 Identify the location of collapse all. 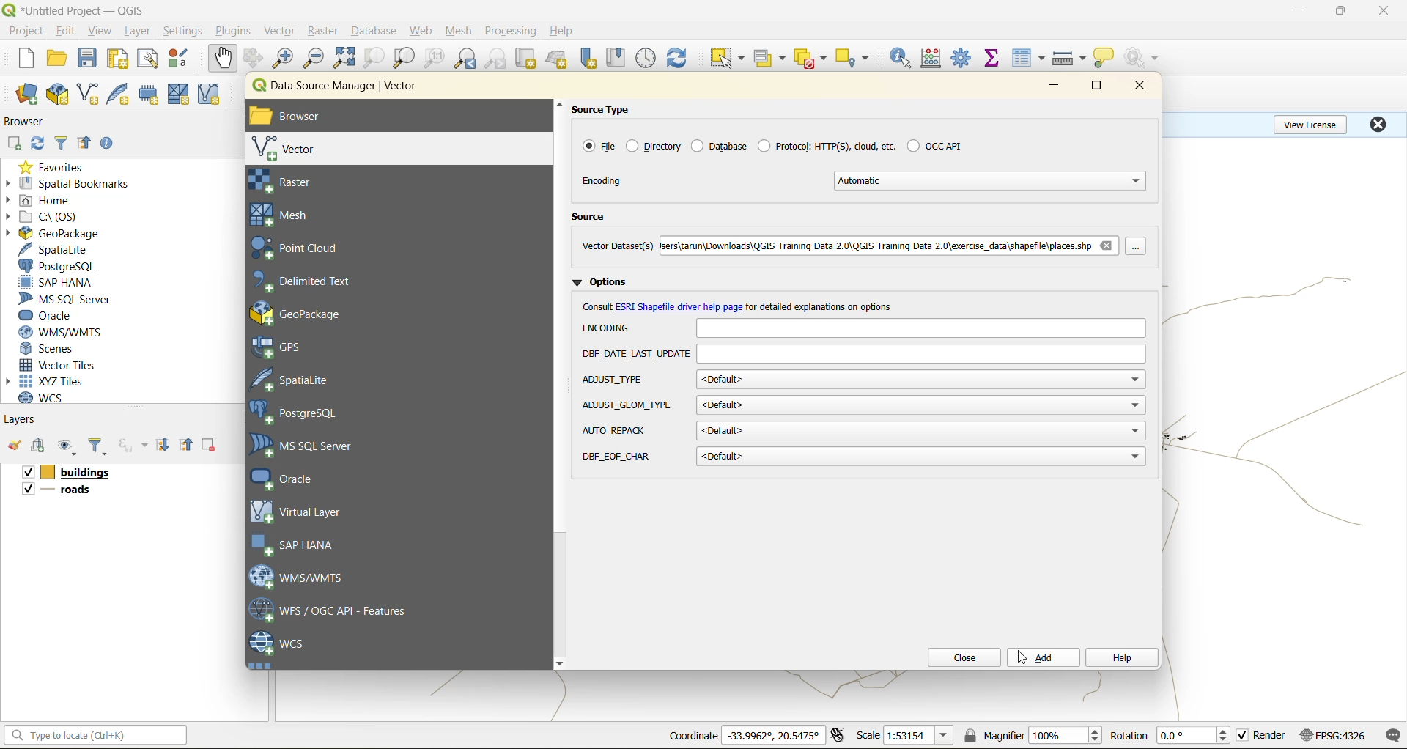
(84, 146).